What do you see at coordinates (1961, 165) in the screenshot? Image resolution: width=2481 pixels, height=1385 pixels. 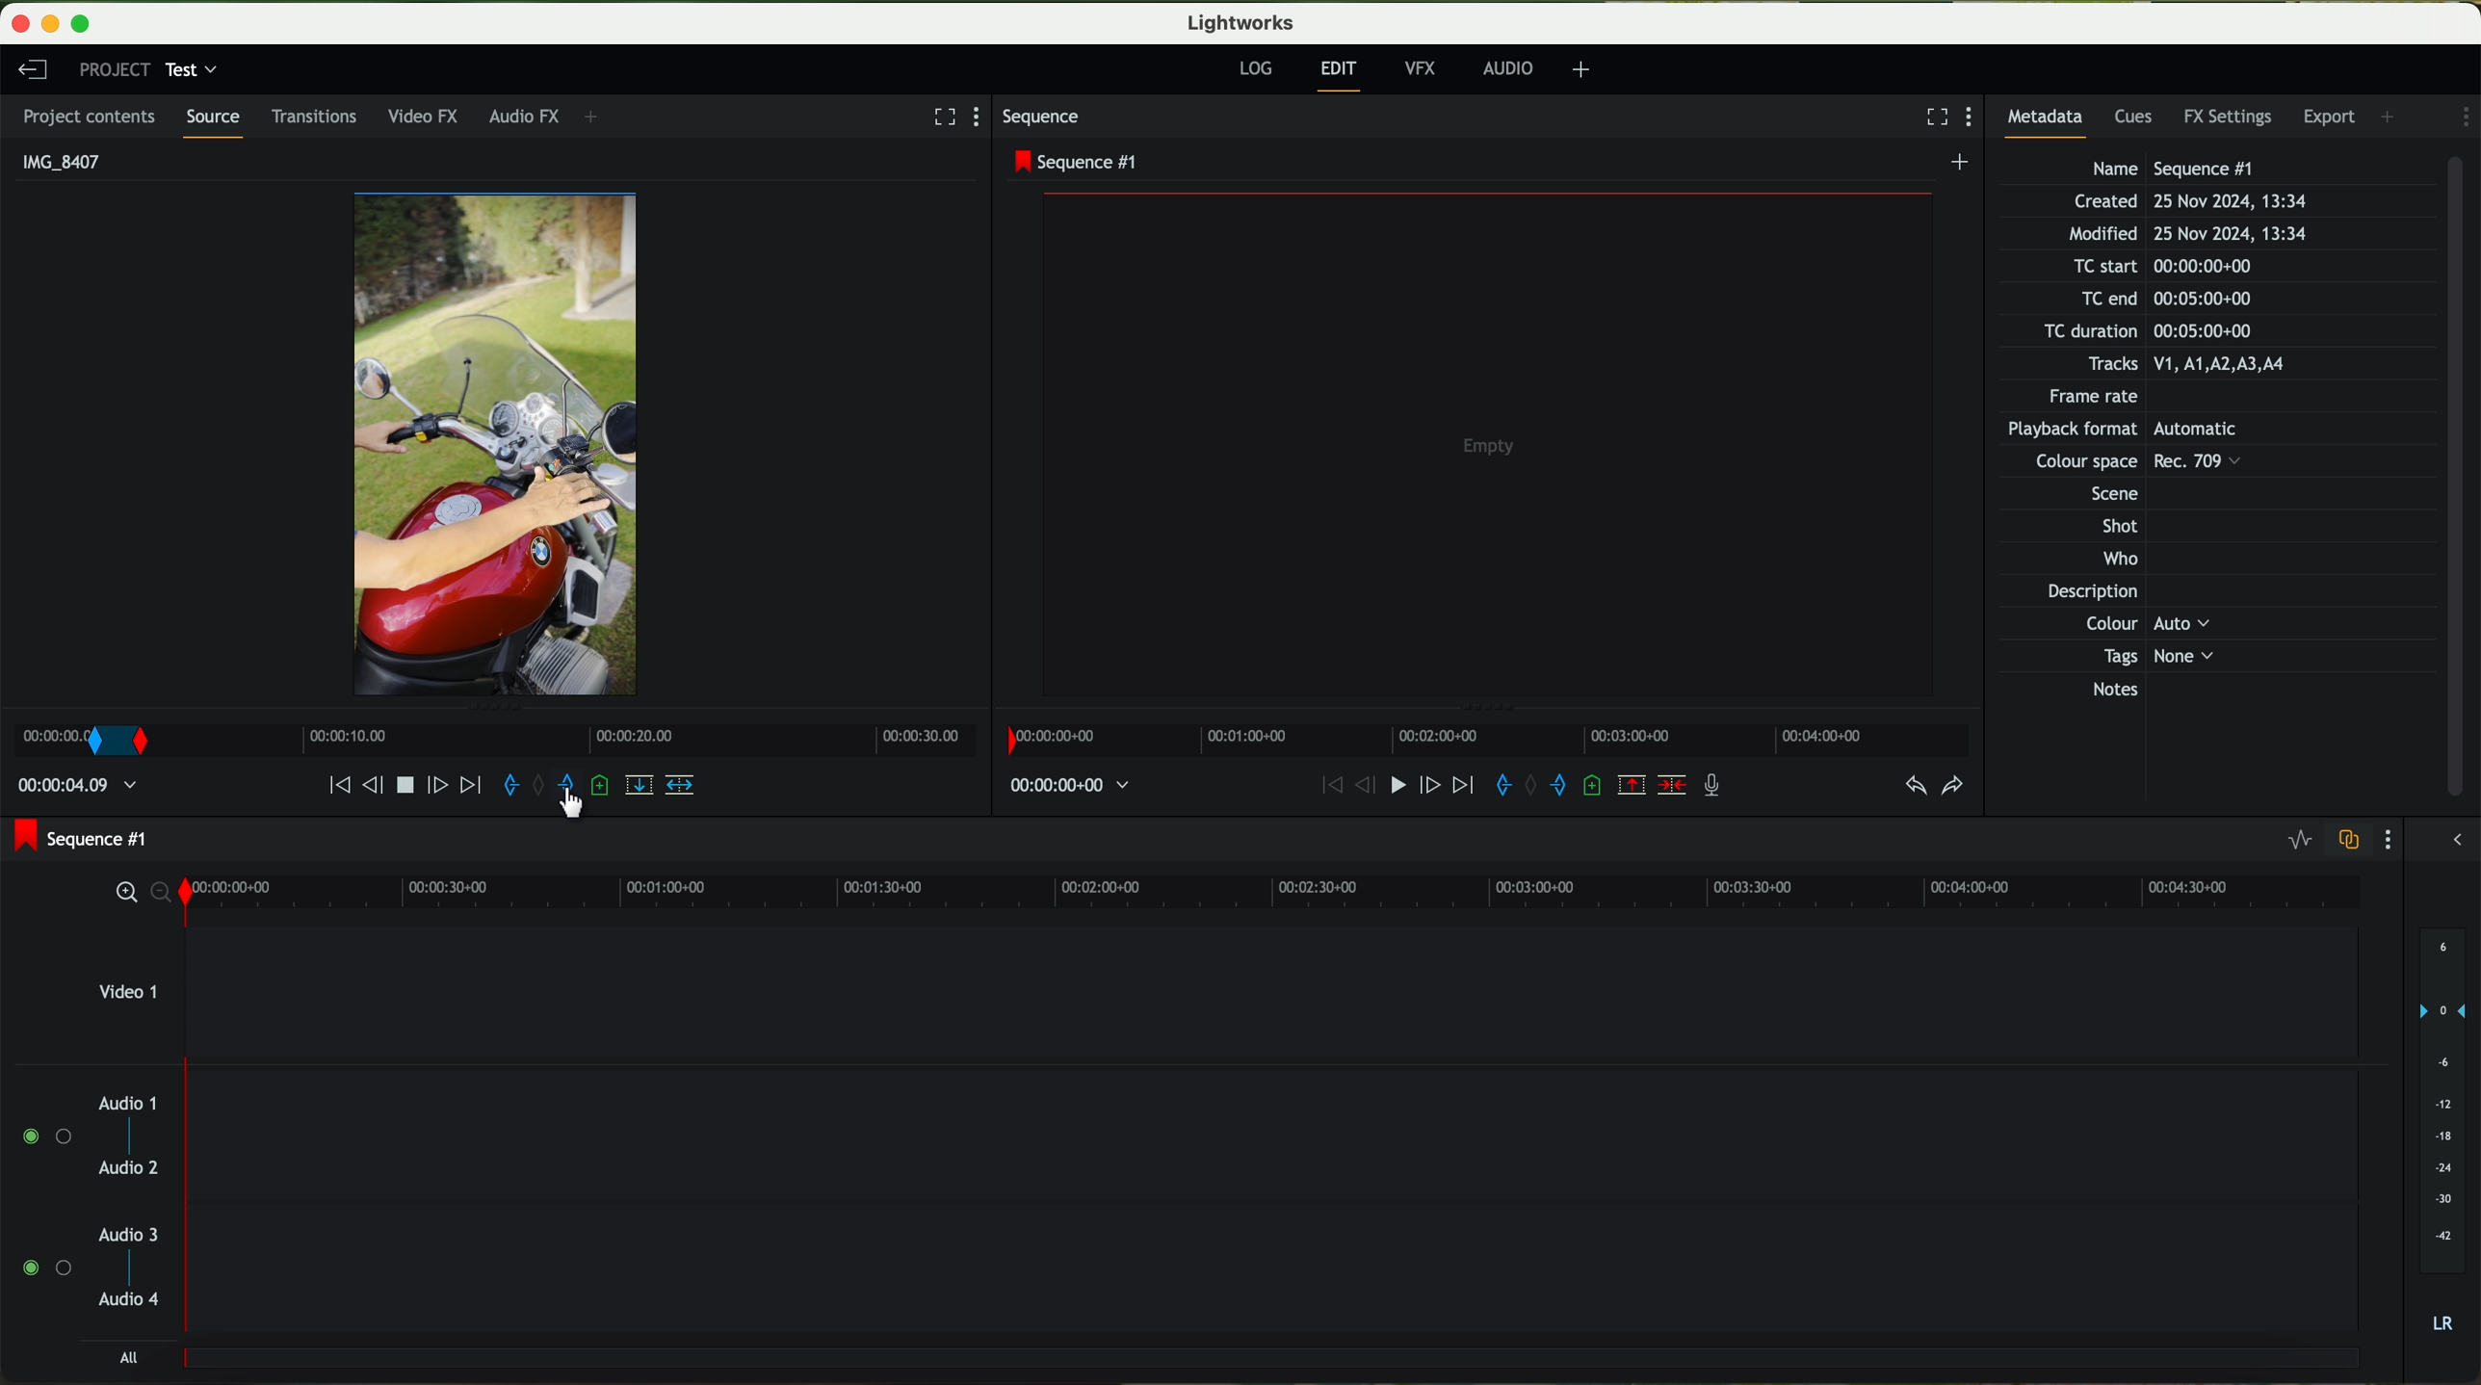 I see `create a new sequence` at bounding box center [1961, 165].